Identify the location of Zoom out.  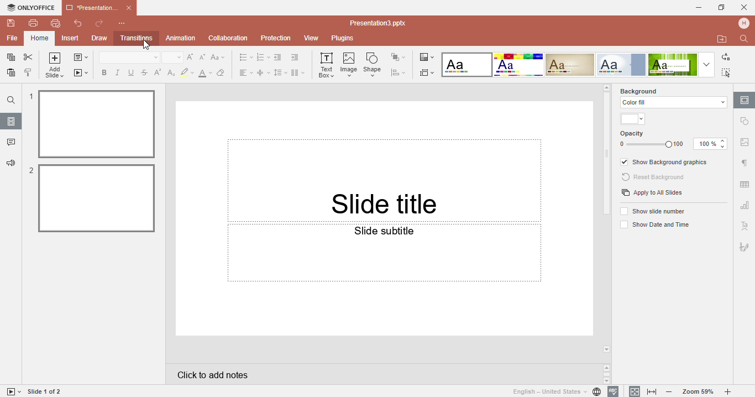
(672, 393).